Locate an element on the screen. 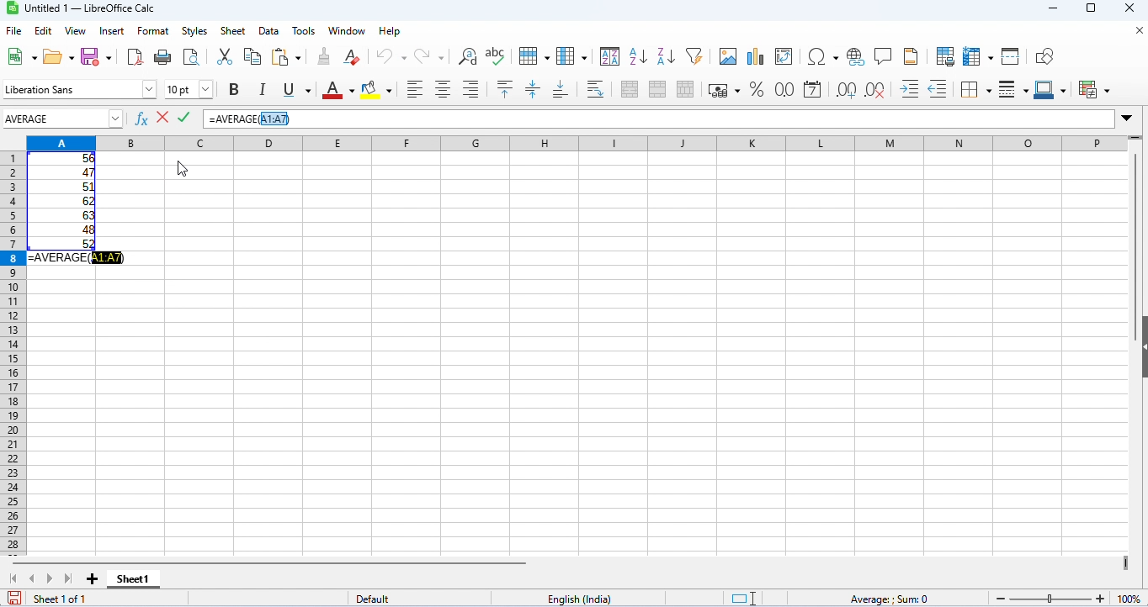 This screenshot has height=607, width=1148. styles is located at coordinates (194, 31).